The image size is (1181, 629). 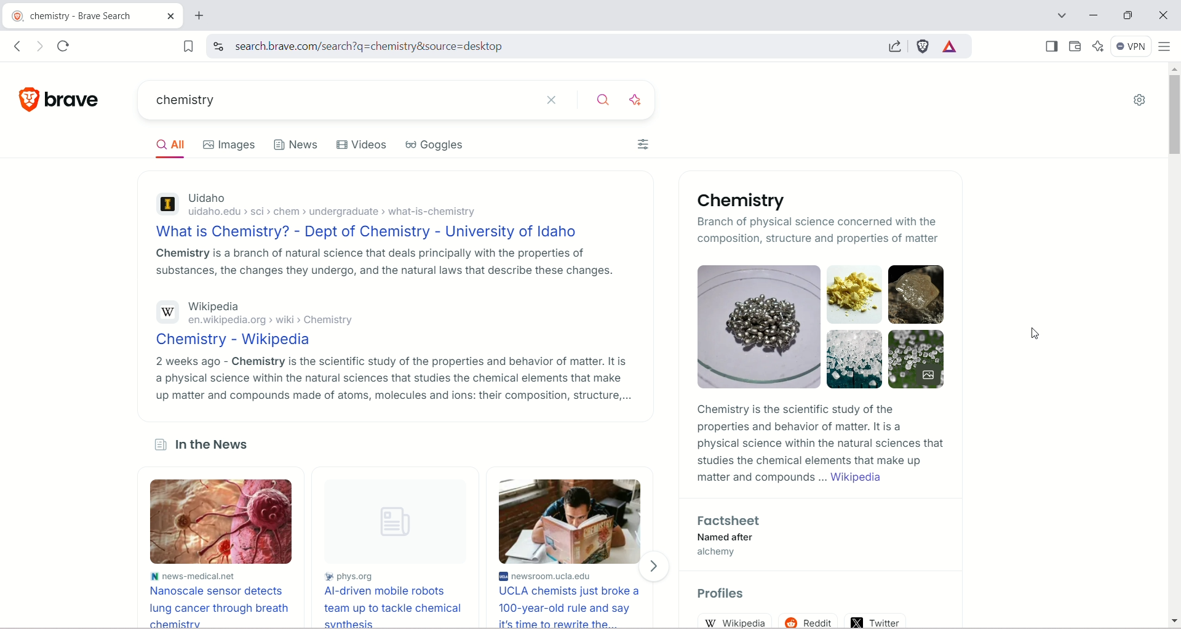 What do you see at coordinates (64, 47) in the screenshot?
I see `reload` at bounding box center [64, 47].